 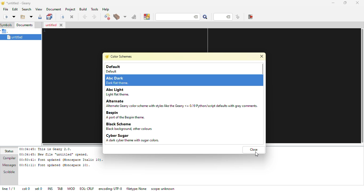 What do you see at coordinates (71, 143) in the screenshot?
I see `horizontal scroll bar` at bounding box center [71, 143].